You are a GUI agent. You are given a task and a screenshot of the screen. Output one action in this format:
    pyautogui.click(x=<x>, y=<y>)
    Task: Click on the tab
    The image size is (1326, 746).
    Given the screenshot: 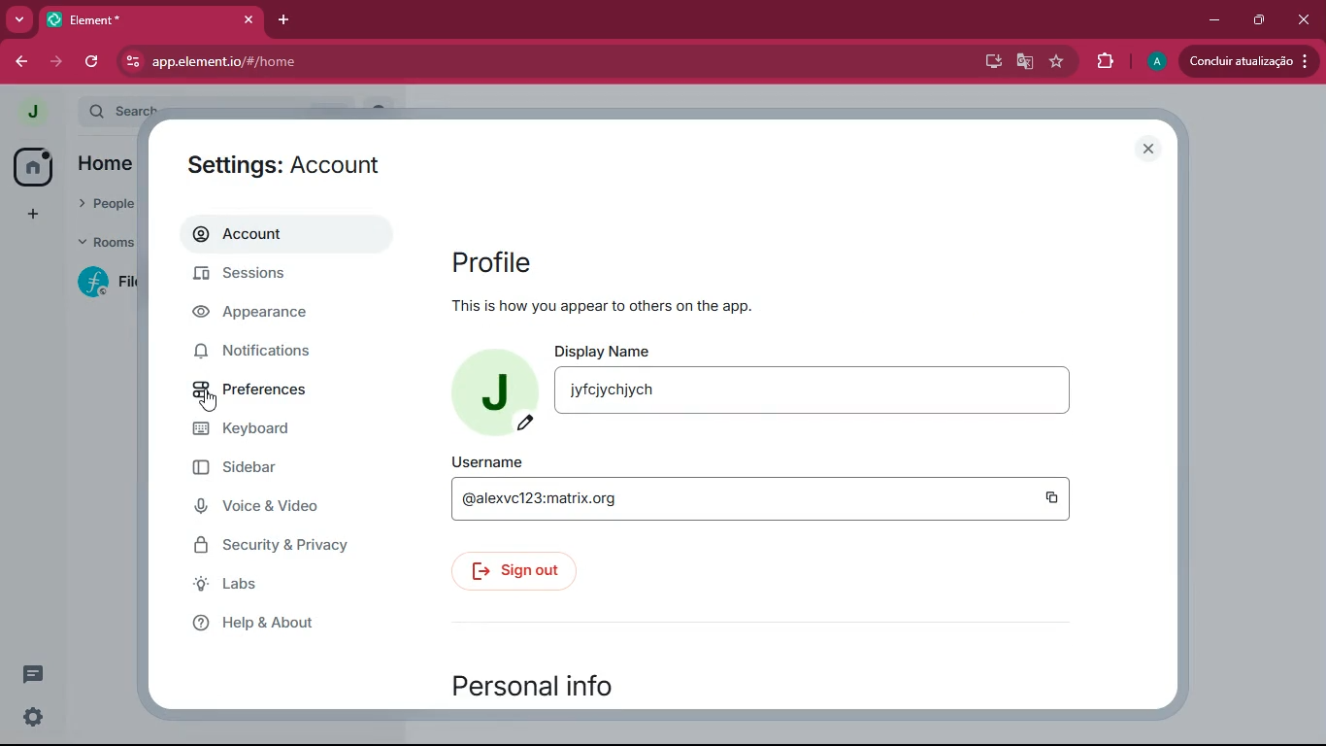 What is the action you would take?
    pyautogui.click(x=96, y=19)
    